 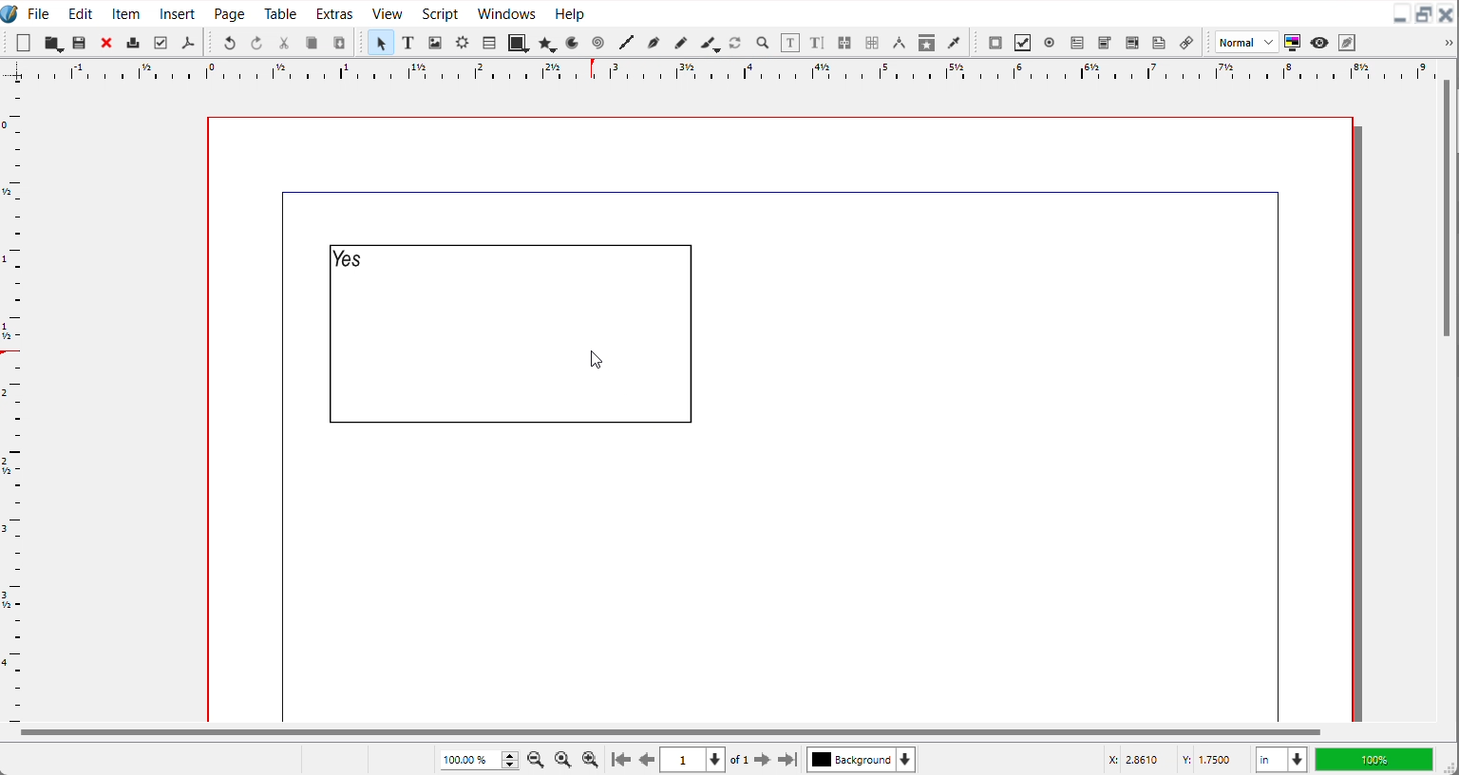 What do you see at coordinates (927, 42) in the screenshot?
I see `Copy item Properties` at bounding box center [927, 42].